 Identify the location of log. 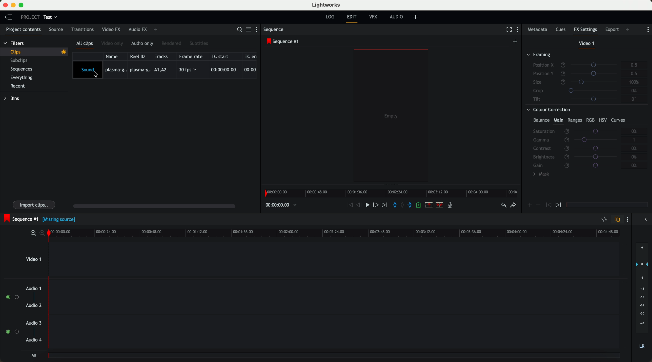
(330, 17).